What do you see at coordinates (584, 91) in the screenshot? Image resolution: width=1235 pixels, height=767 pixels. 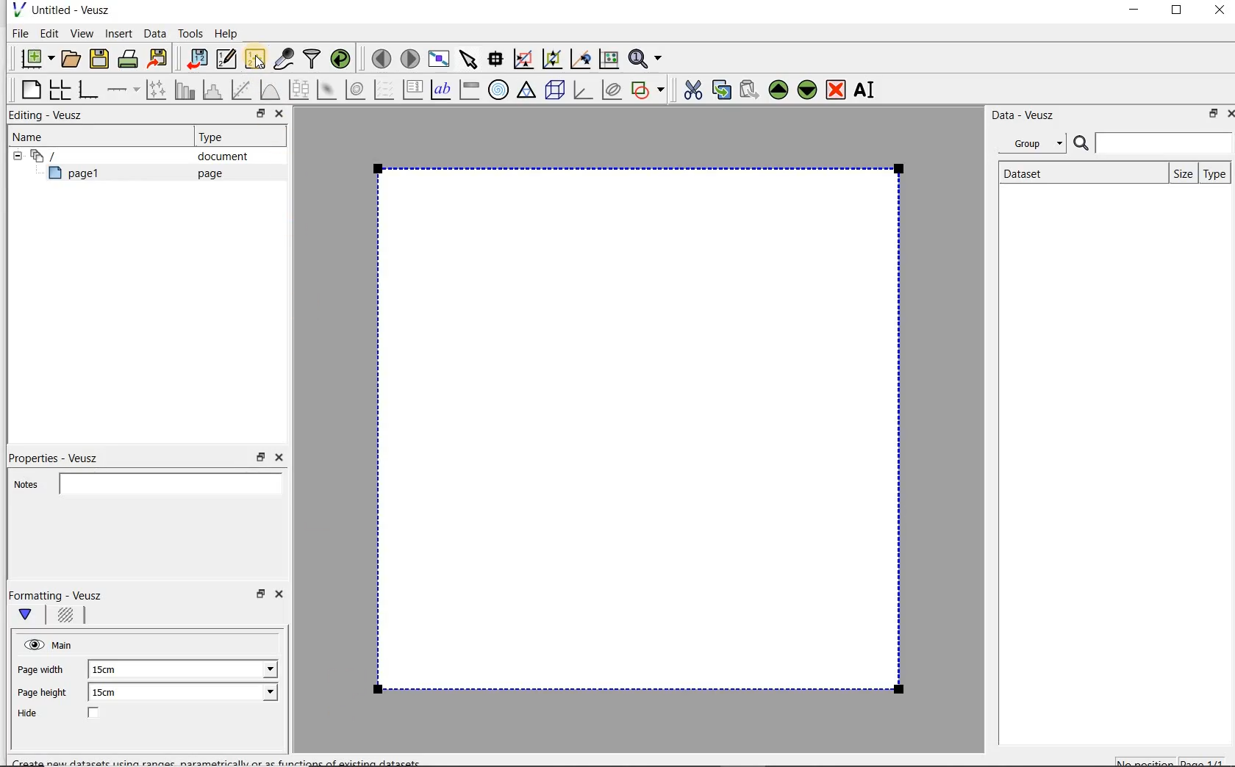 I see `3d graph` at bounding box center [584, 91].